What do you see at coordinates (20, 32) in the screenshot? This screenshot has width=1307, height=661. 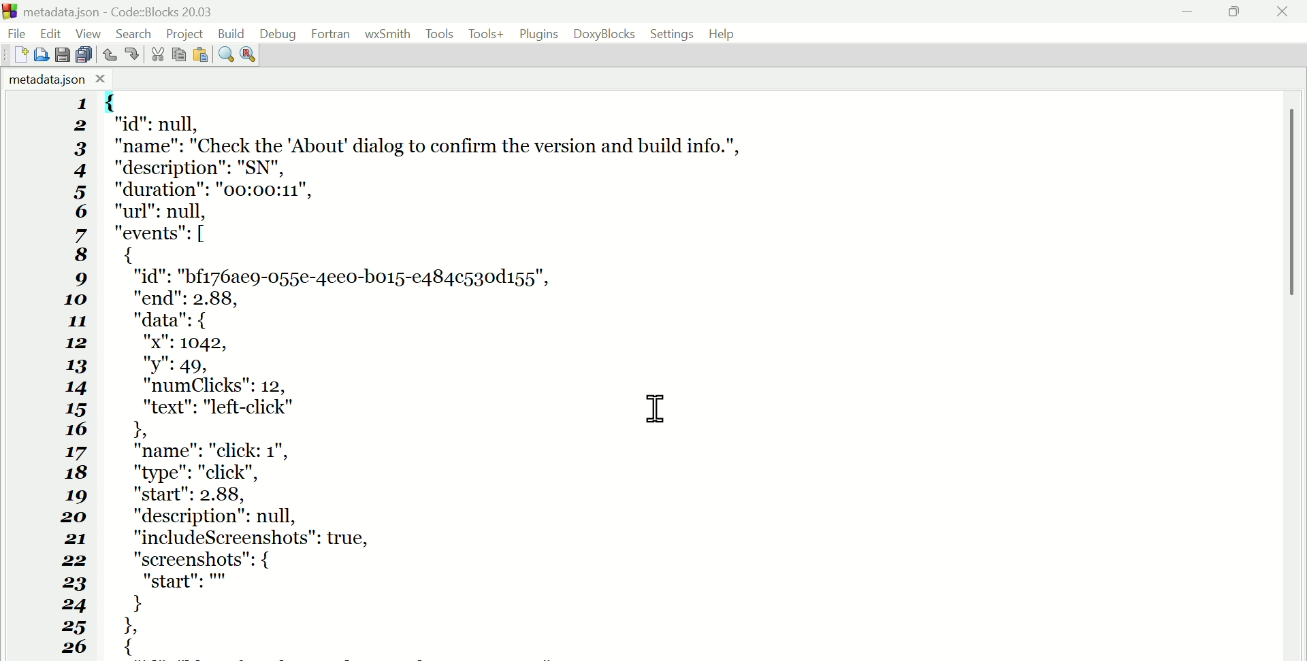 I see `File` at bounding box center [20, 32].